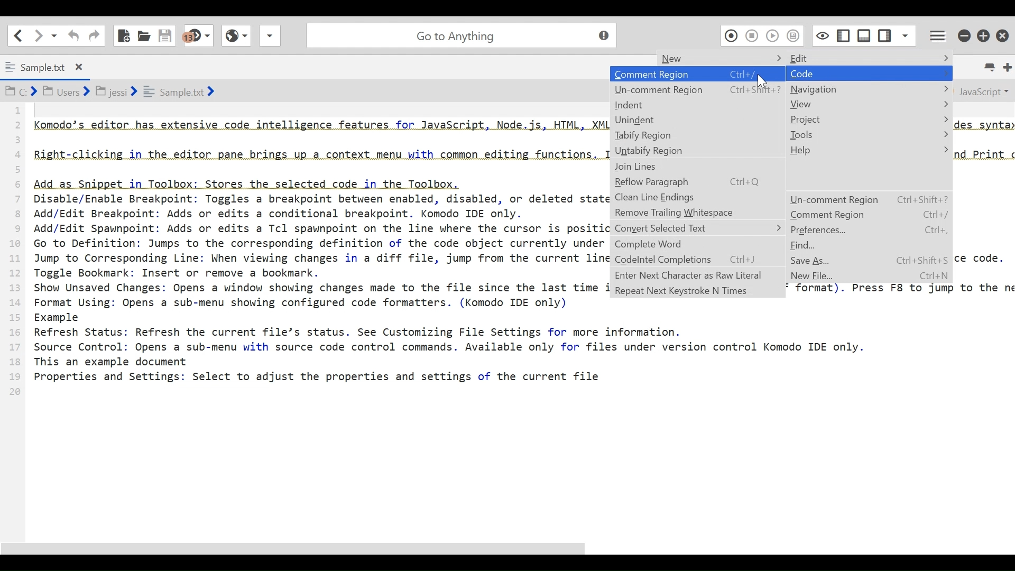 Image resolution: width=1015 pixels, height=571 pixels. I want to click on Undo, so click(72, 35).